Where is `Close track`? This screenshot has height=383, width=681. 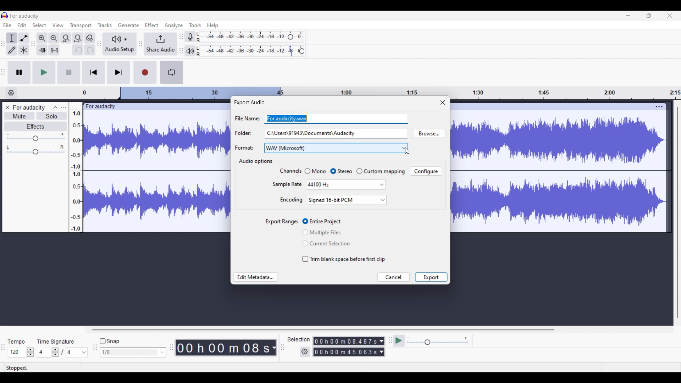 Close track is located at coordinates (8, 107).